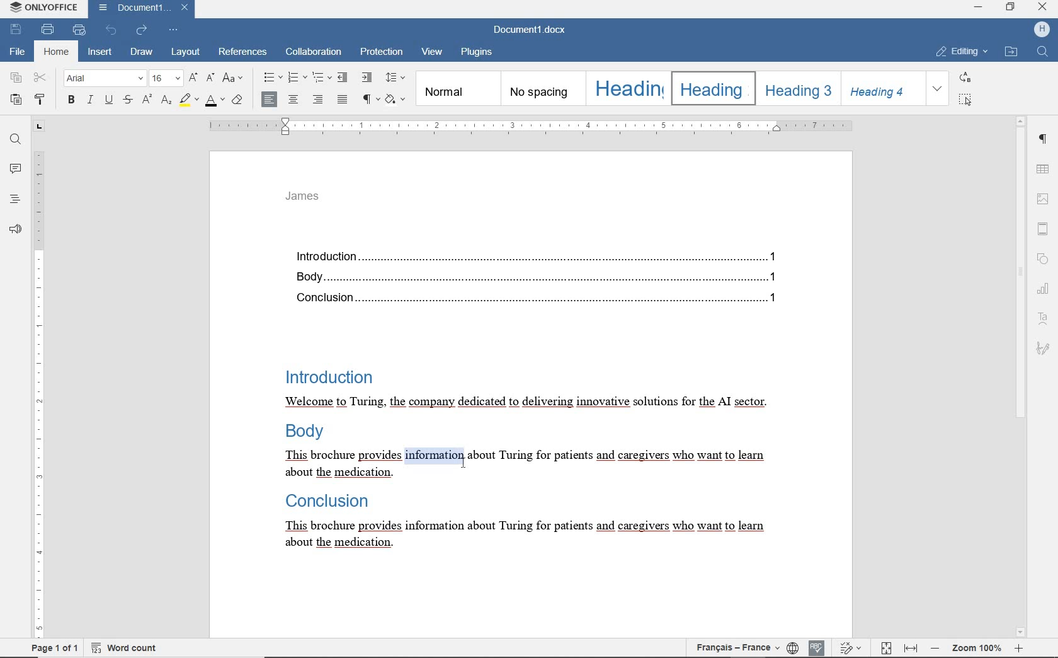 This screenshot has height=658, width=1058. Describe the element at coordinates (846, 647) in the screenshot. I see `TRACK CHANGES` at that location.